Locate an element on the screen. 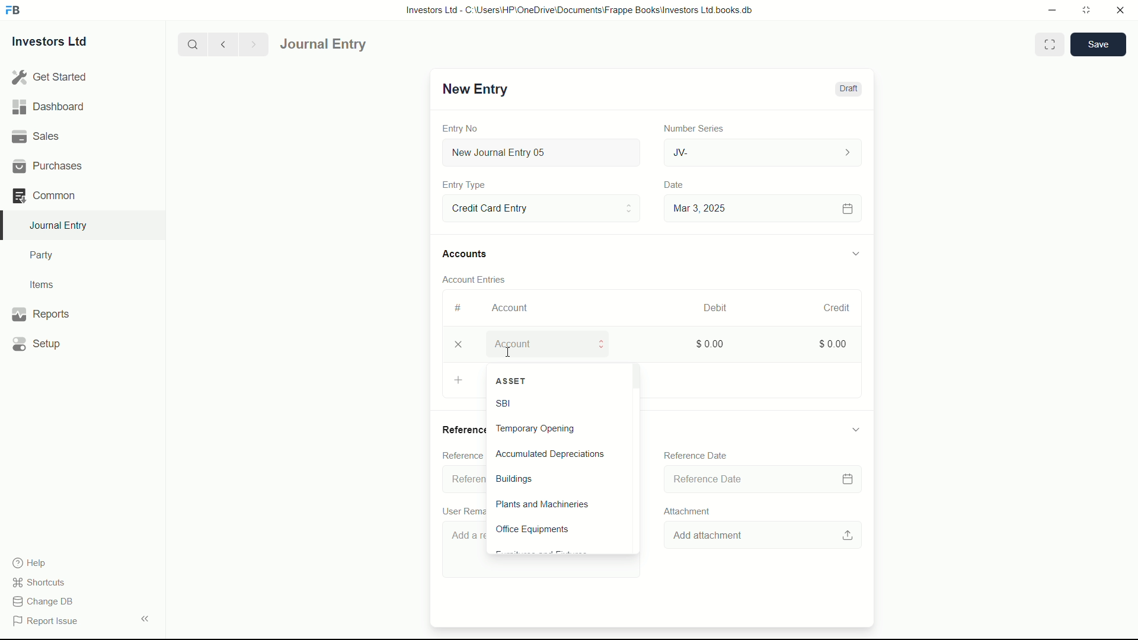  Entry Type is located at coordinates (540, 207).